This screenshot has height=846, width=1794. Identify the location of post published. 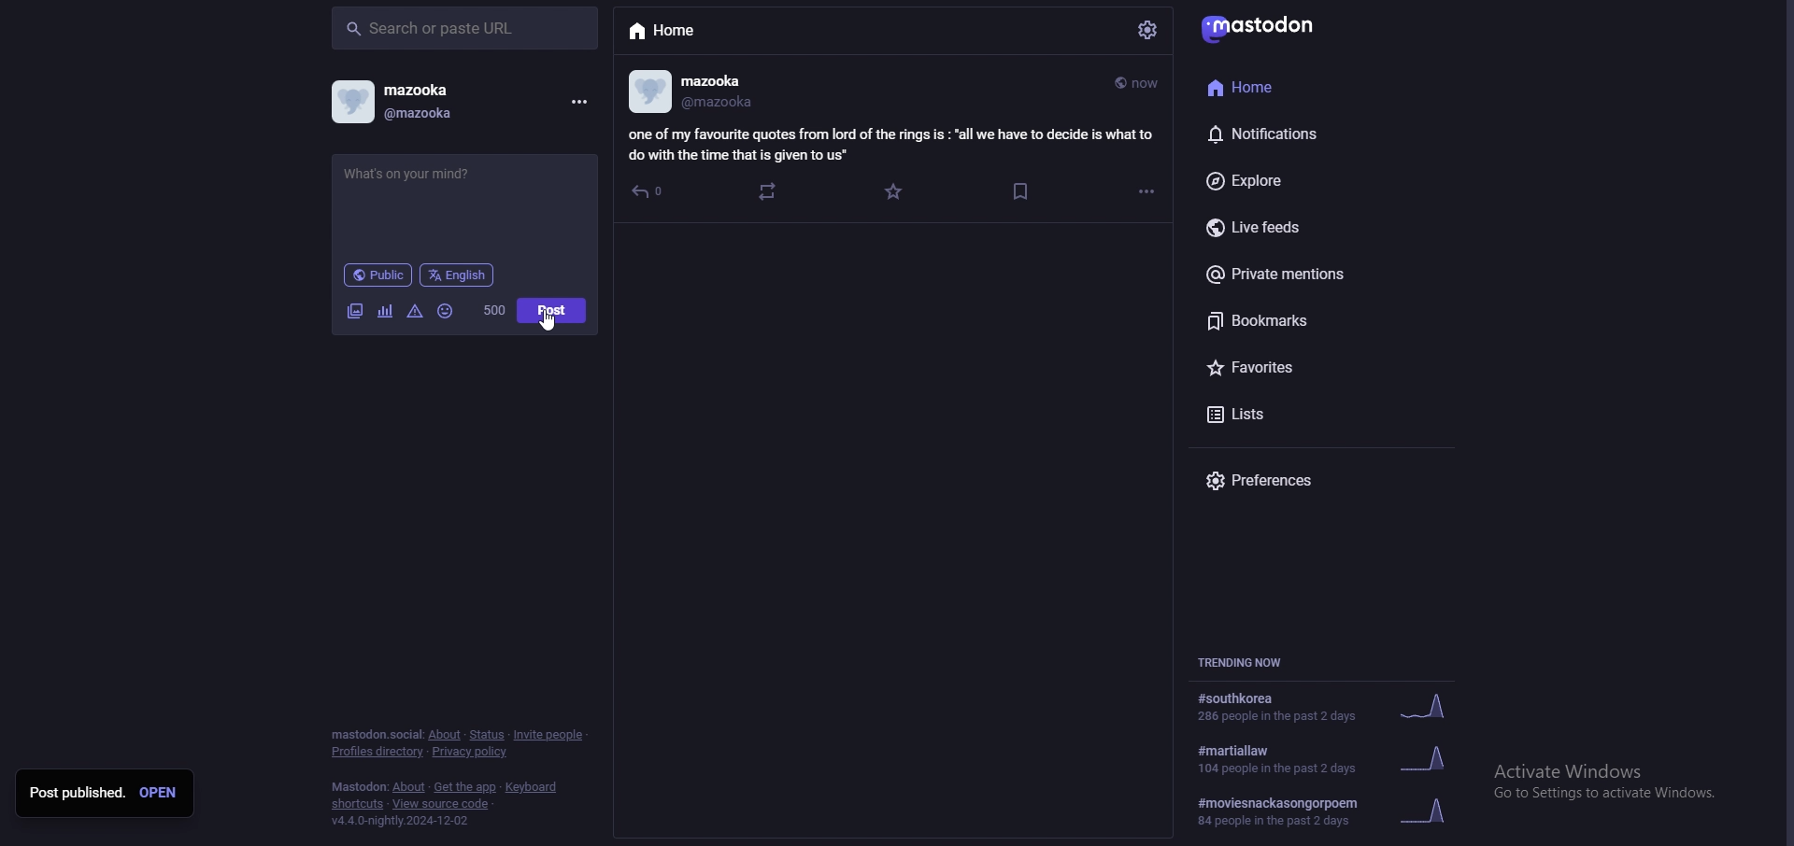
(78, 793).